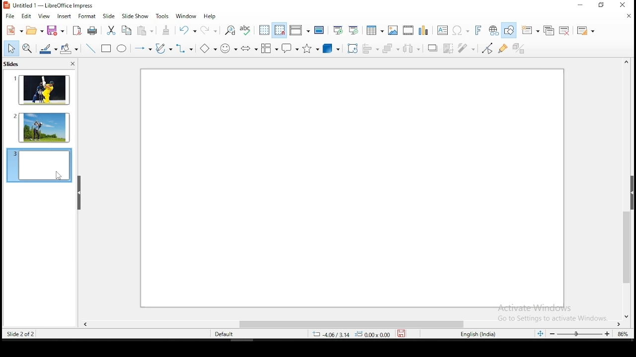  Describe the element at coordinates (225, 335) in the screenshot. I see `default` at that location.